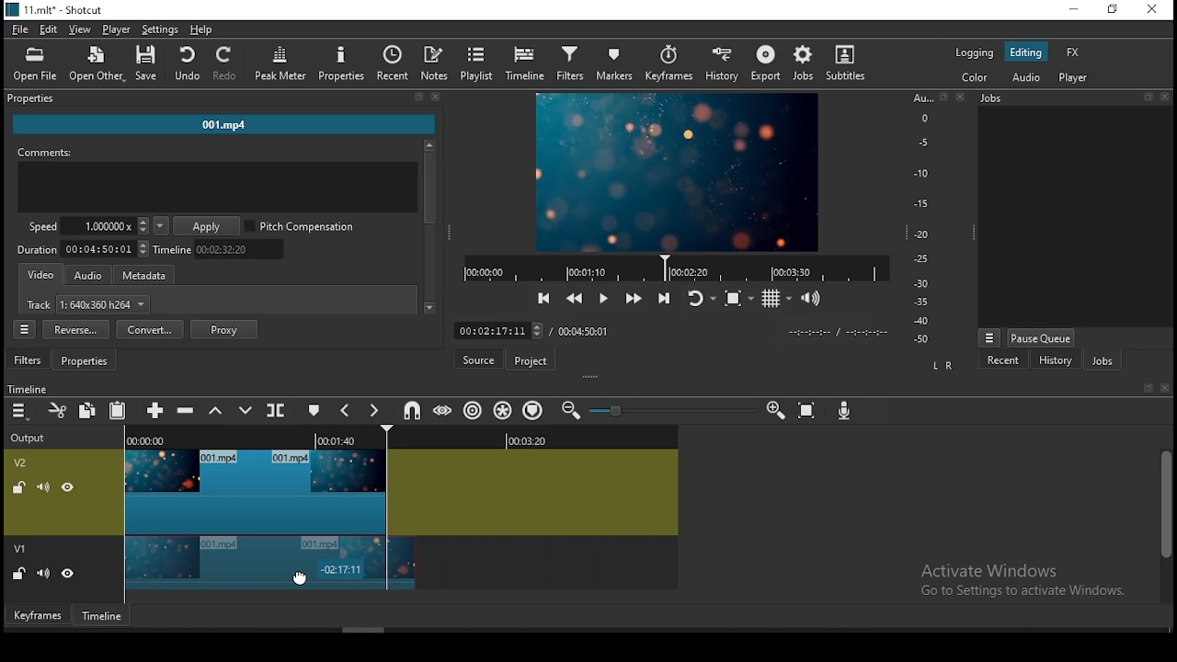 The width and height of the screenshot is (1177, 662). I want to click on track duration, so click(84, 248).